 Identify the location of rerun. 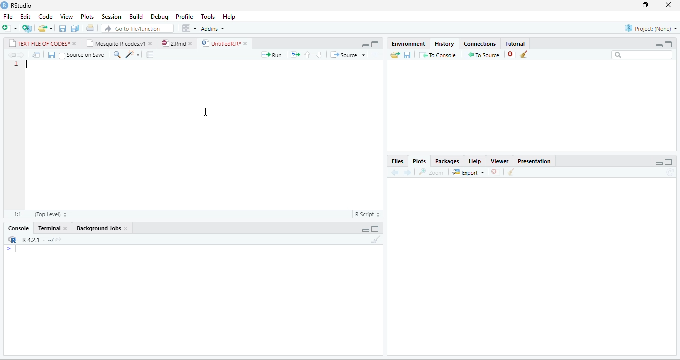
(295, 54).